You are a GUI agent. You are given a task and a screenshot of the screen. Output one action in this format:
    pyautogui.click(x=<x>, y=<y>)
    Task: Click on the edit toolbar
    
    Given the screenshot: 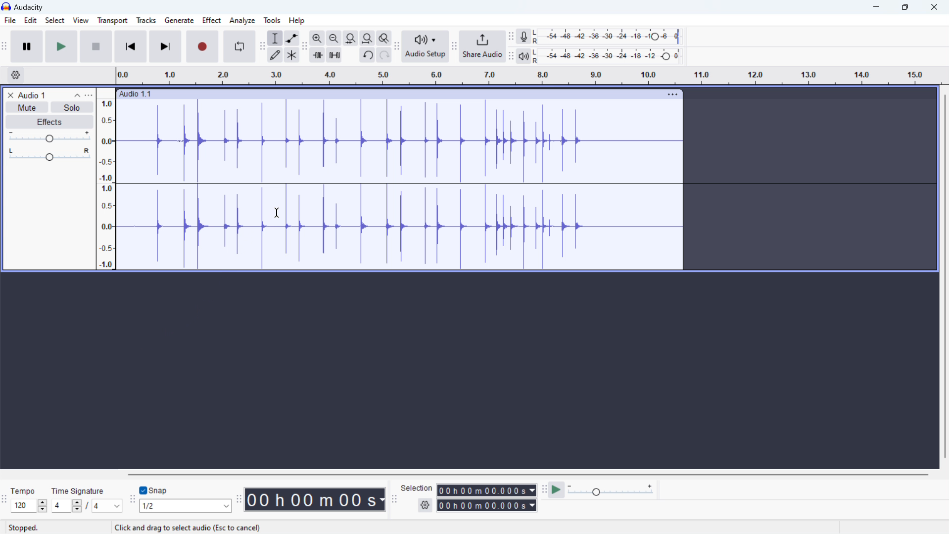 What is the action you would take?
    pyautogui.click(x=305, y=47)
    